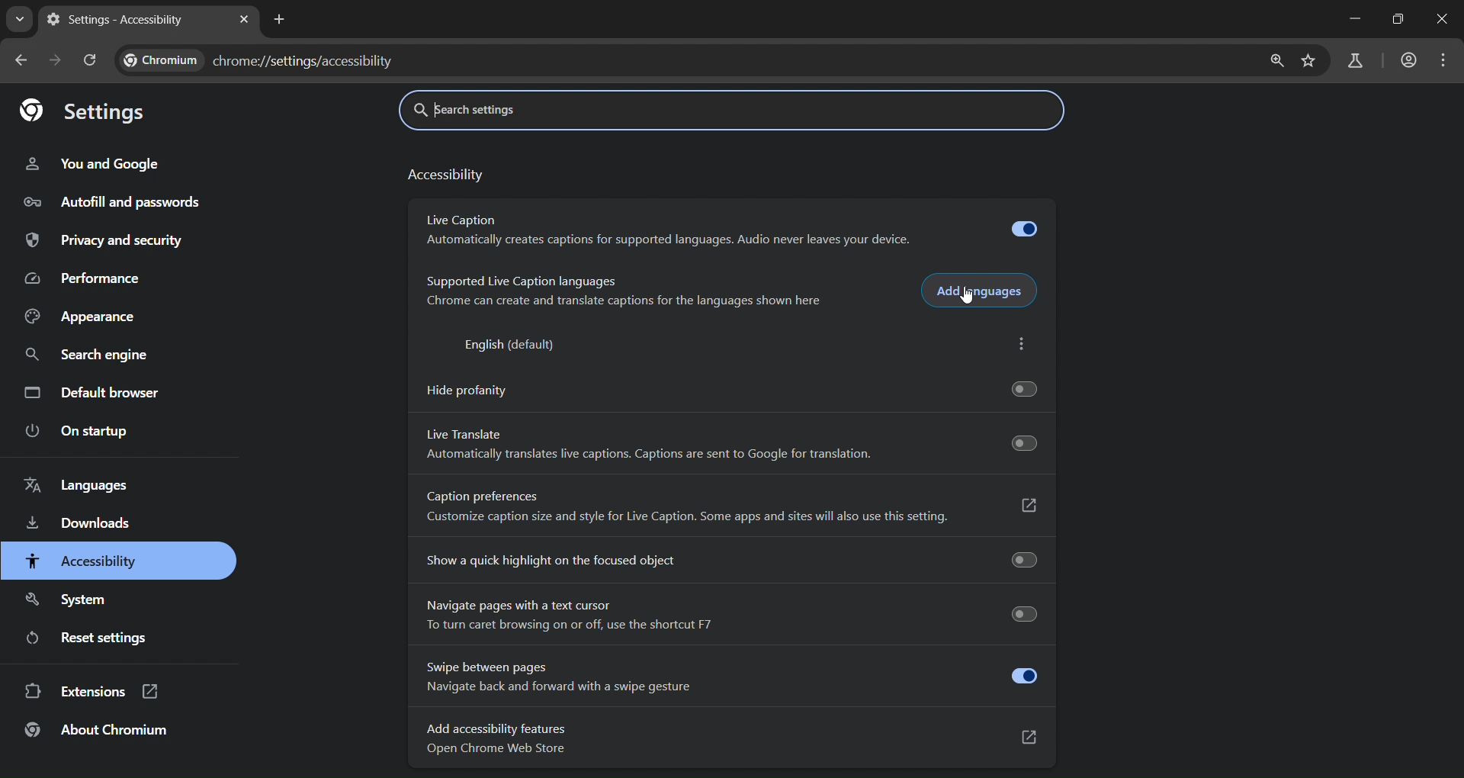 Image resolution: width=1464 pixels, height=778 pixels. What do you see at coordinates (88, 357) in the screenshot?
I see `search engine` at bounding box center [88, 357].